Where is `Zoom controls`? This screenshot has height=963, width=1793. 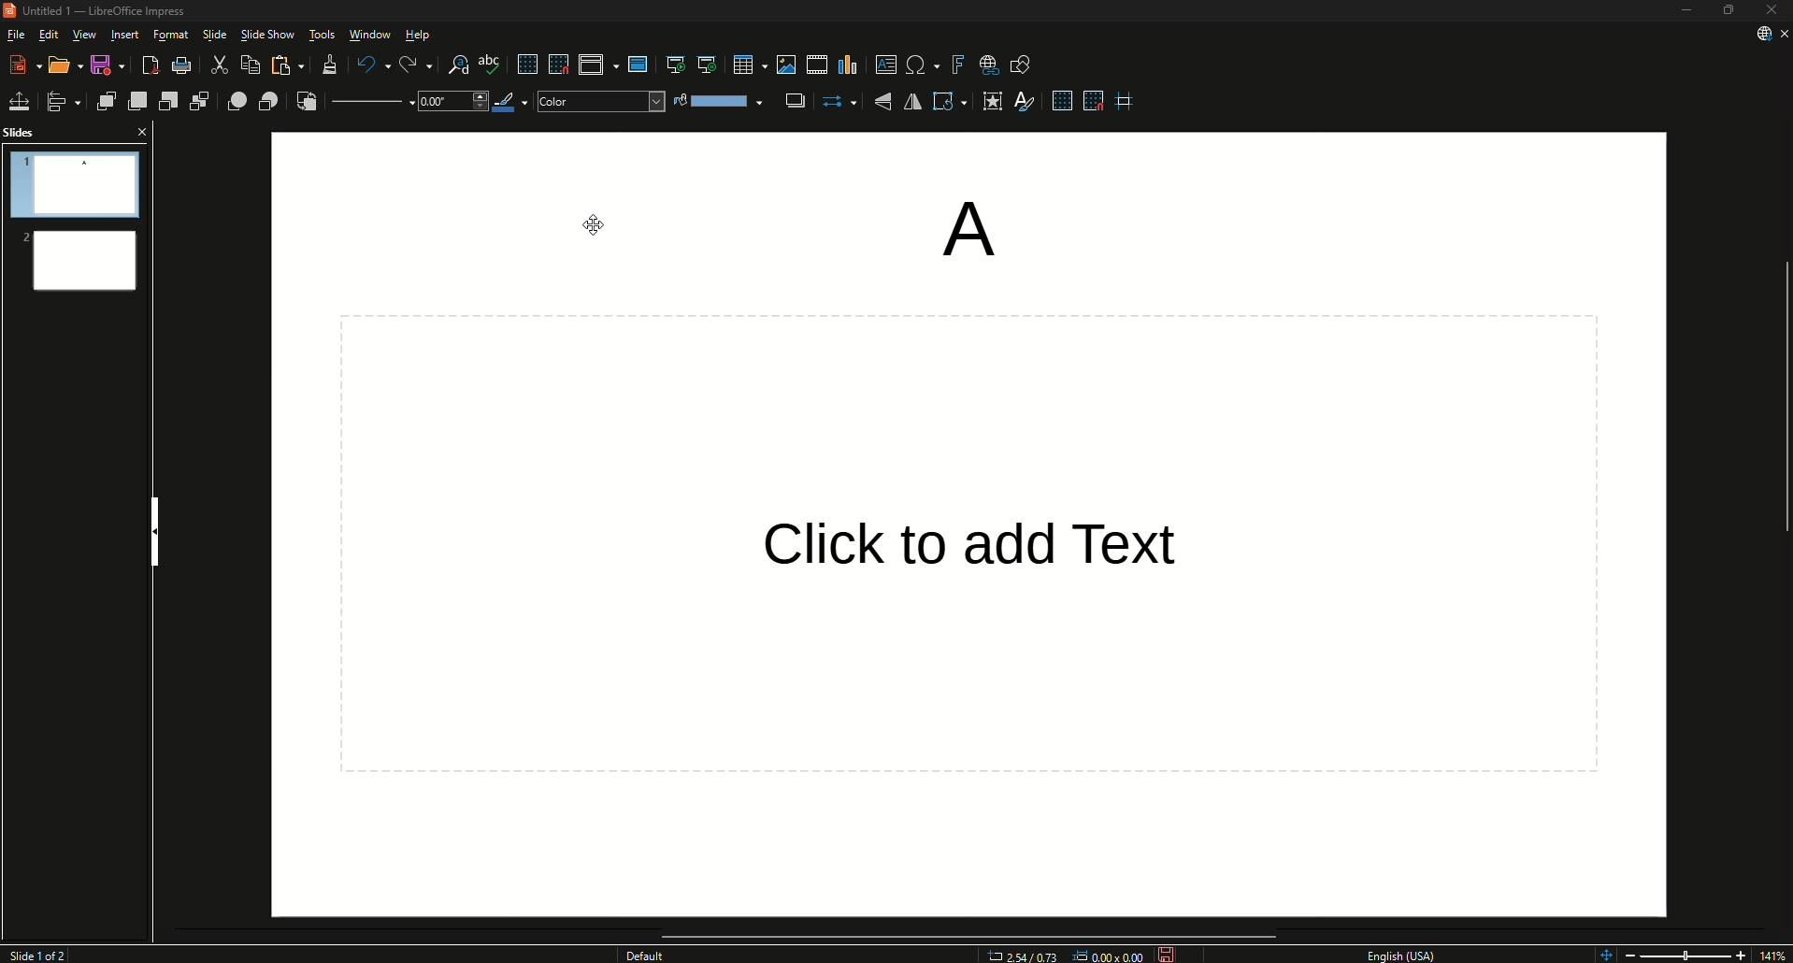
Zoom controls is located at coordinates (1602, 951).